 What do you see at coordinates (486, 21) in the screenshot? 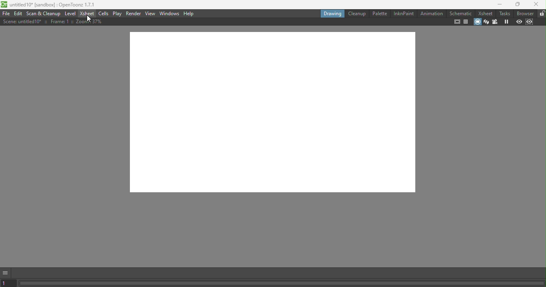
I see `3D view` at bounding box center [486, 21].